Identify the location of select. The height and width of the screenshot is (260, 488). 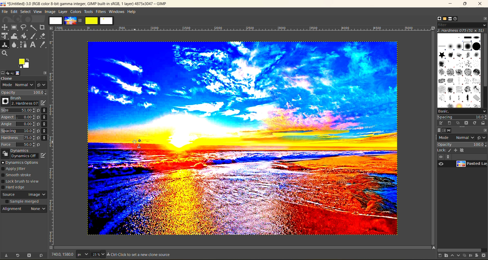
(25, 11).